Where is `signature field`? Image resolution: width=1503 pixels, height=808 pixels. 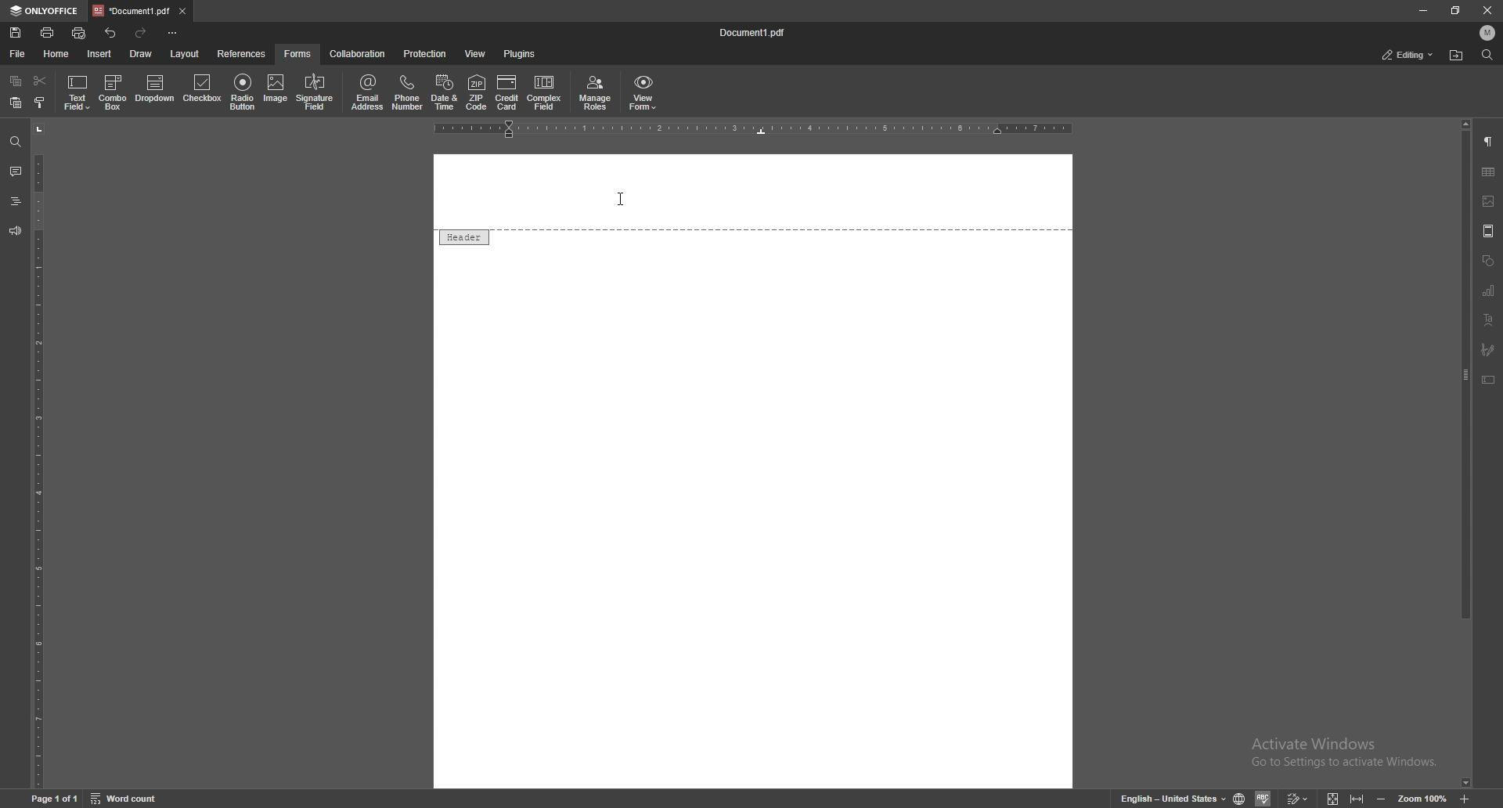 signature field is located at coordinates (1488, 350).